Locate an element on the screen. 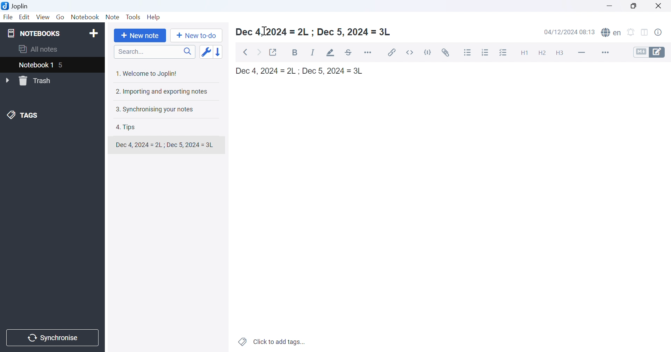  Numbered list is located at coordinates (485, 53).